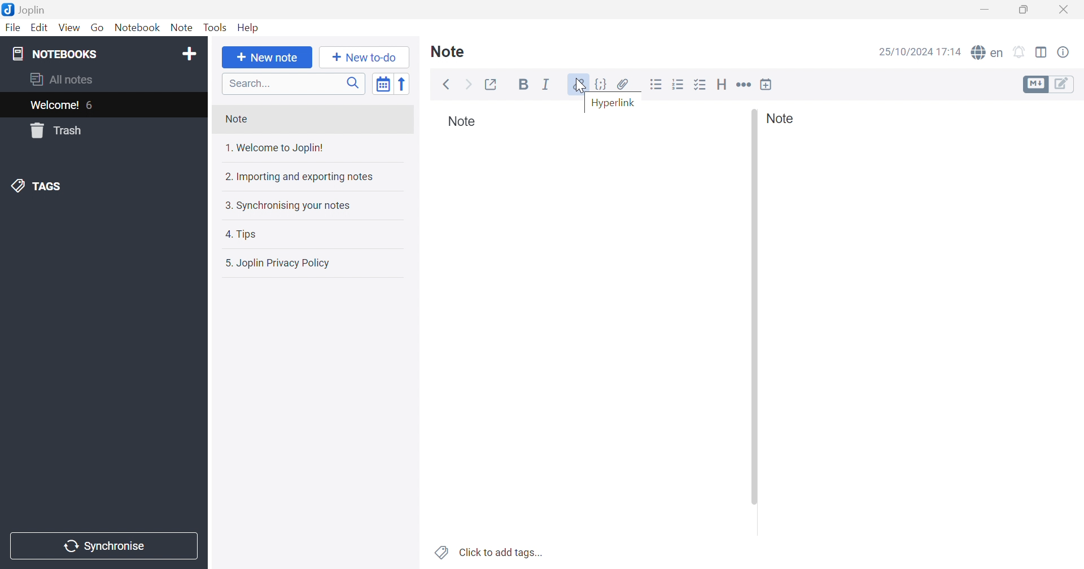  I want to click on Bold, so click(523, 86).